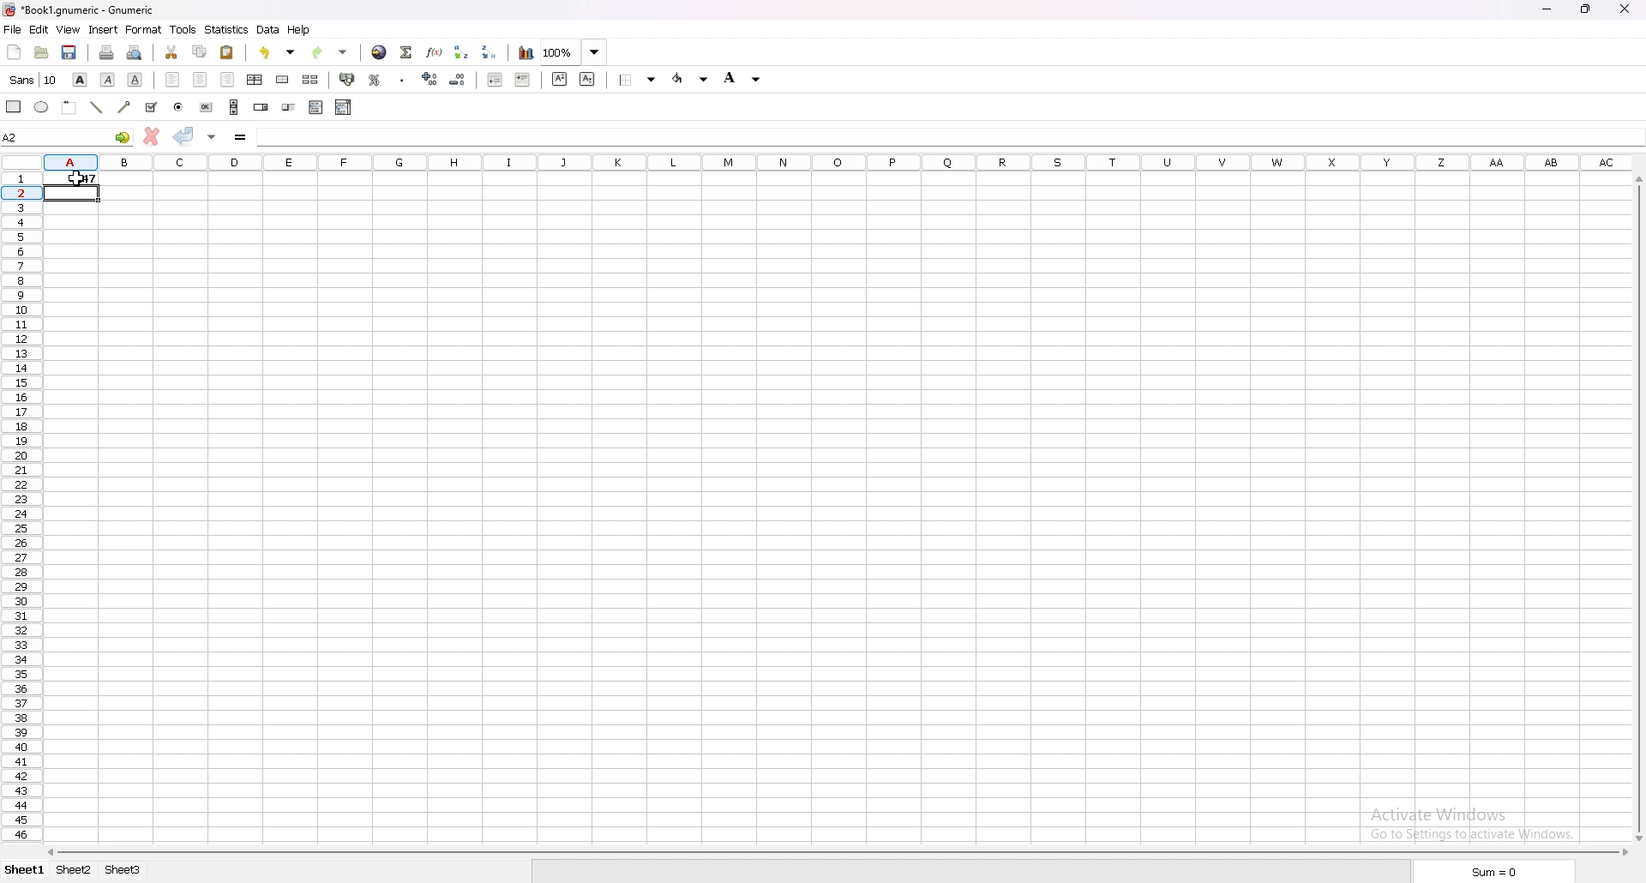 The height and width of the screenshot is (883, 1646). Describe the element at coordinates (241, 137) in the screenshot. I see `formula` at that location.